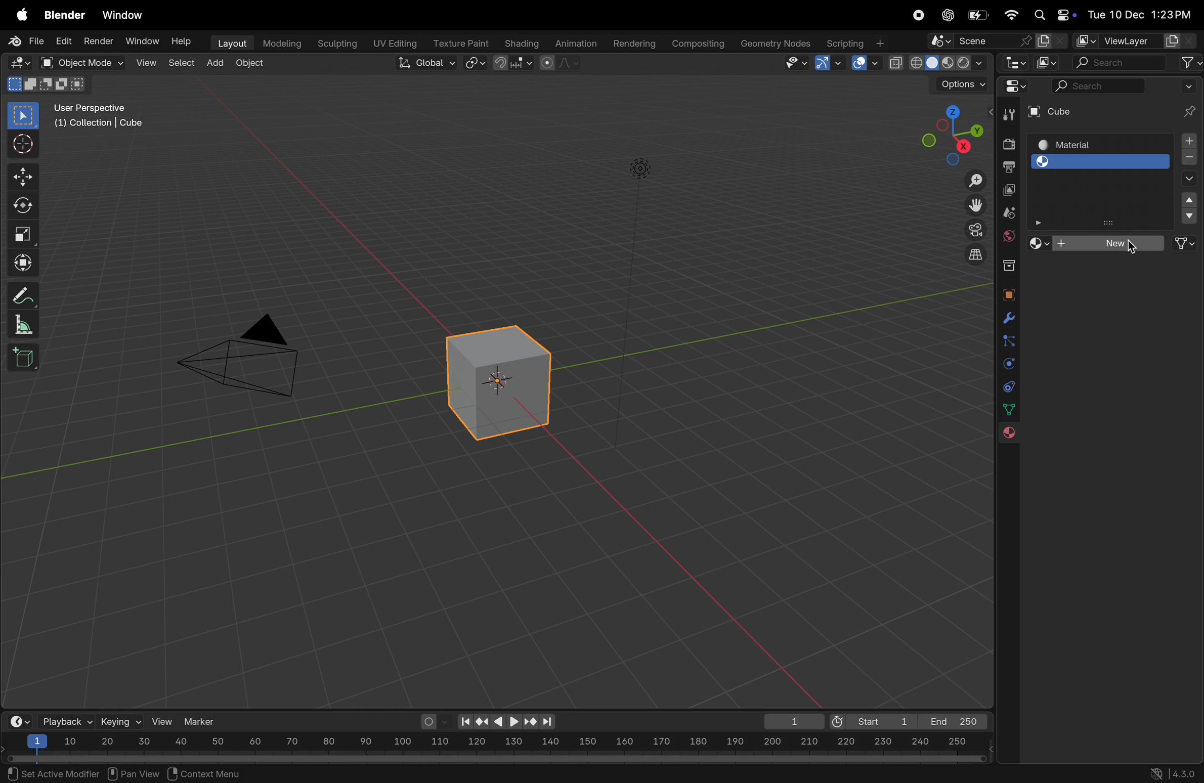 This screenshot has width=1204, height=783. I want to click on View, so click(145, 62).